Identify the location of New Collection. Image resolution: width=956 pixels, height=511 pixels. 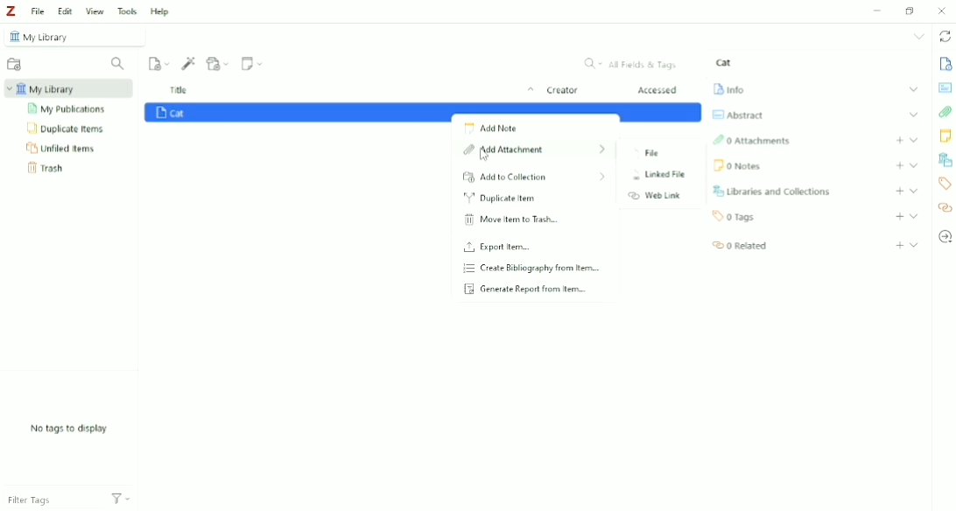
(15, 66).